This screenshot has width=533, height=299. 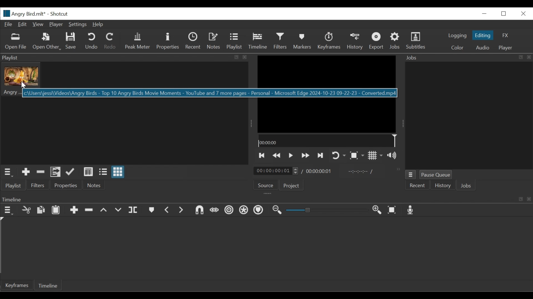 What do you see at coordinates (277, 155) in the screenshot?
I see `play previous quickly` at bounding box center [277, 155].